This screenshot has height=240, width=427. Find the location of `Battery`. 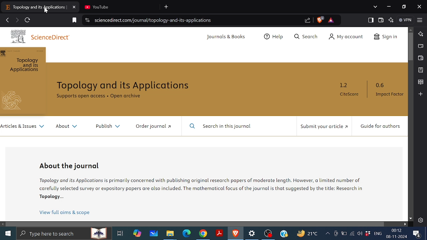

Battery is located at coordinates (344, 233).